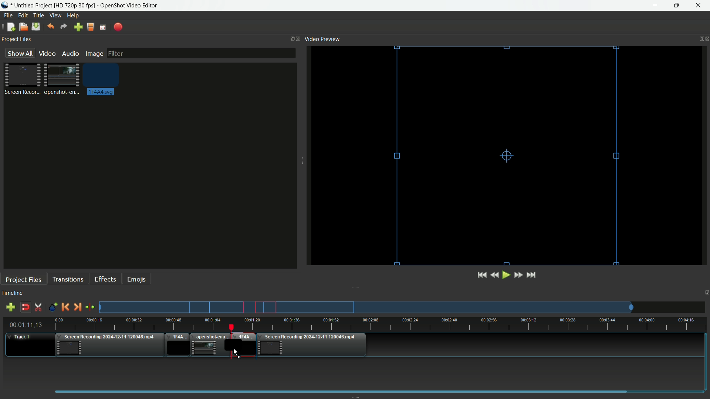 This screenshot has height=399, width=710. Describe the element at coordinates (235, 354) in the screenshot. I see `cursor` at that location.